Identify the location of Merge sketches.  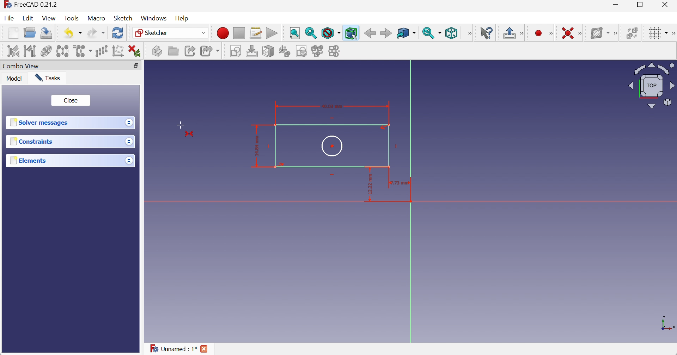
(318, 51).